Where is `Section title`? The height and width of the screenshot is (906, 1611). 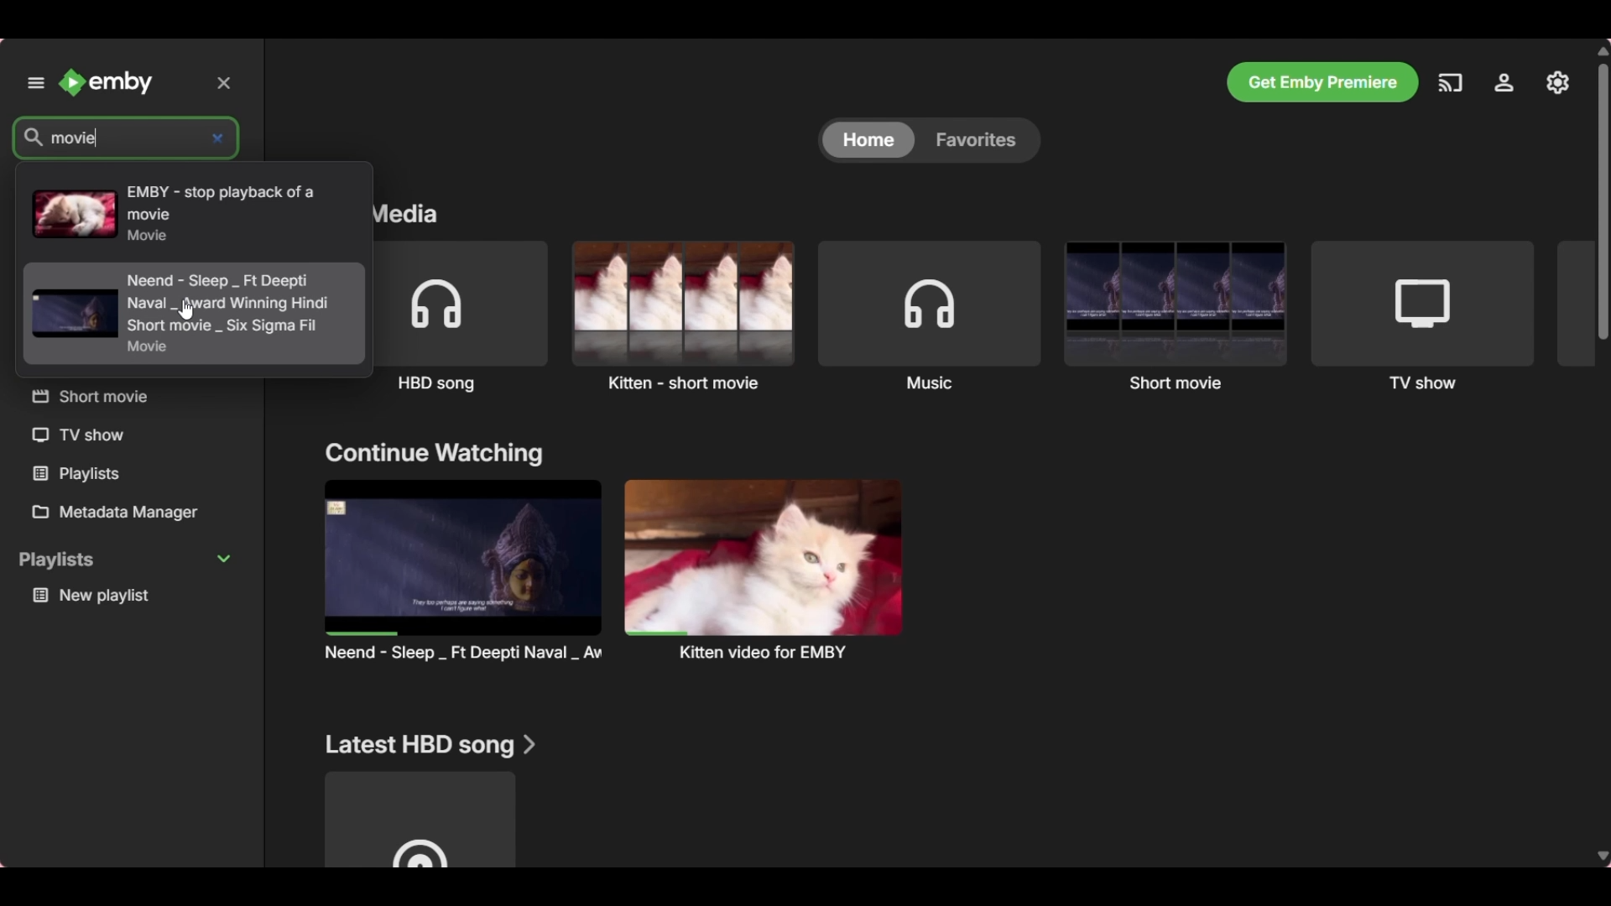
Section title is located at coordinates (413, 214).